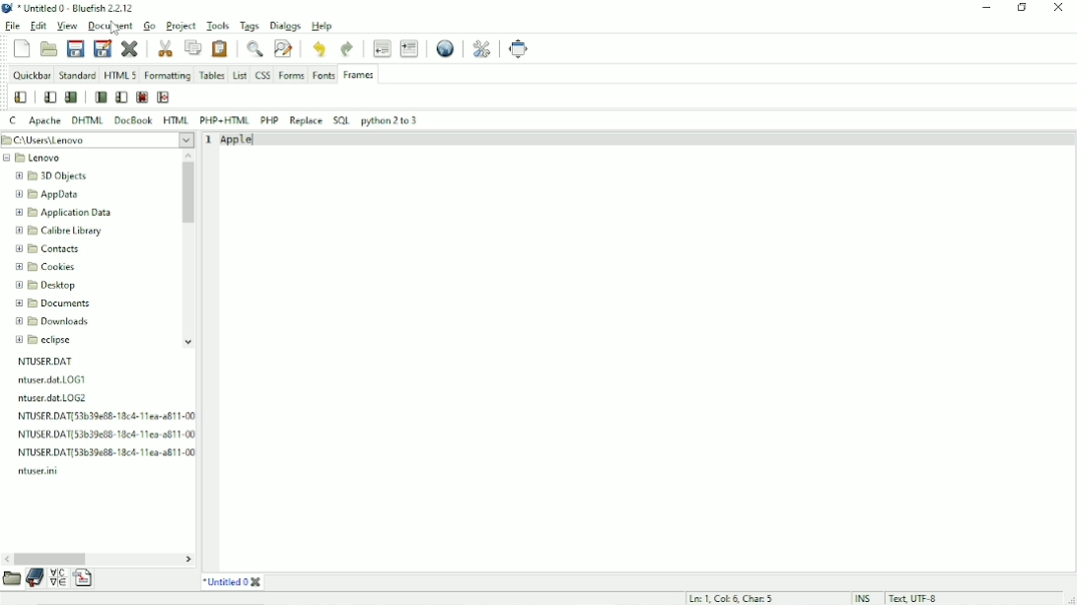  What do you see at coordinates (88, 120) in the screenshot?
I see `DHTML` at bounding box center [88, 120].